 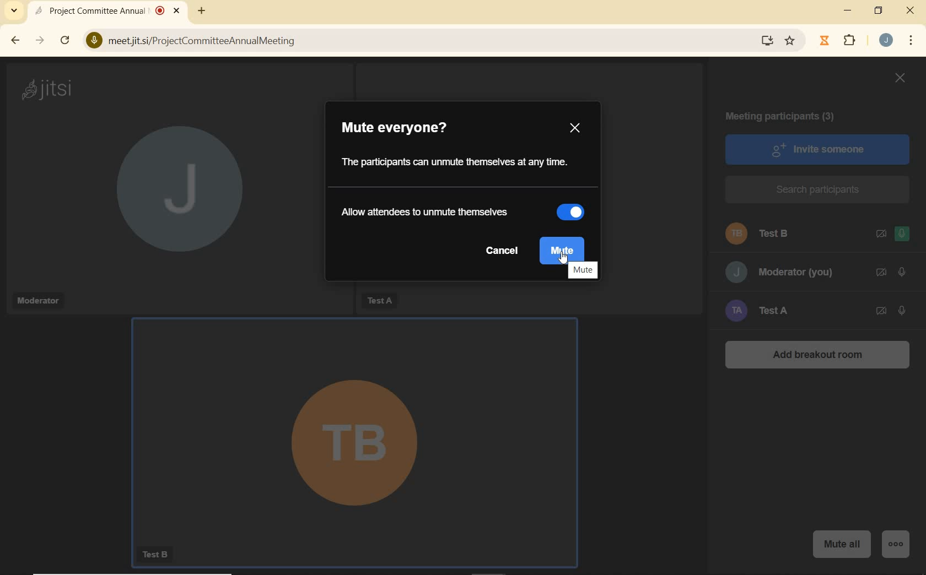 What do you see at coordinates (37, 300) in the screenshot?
I see `Moderator` at bounding box center [37, 300].